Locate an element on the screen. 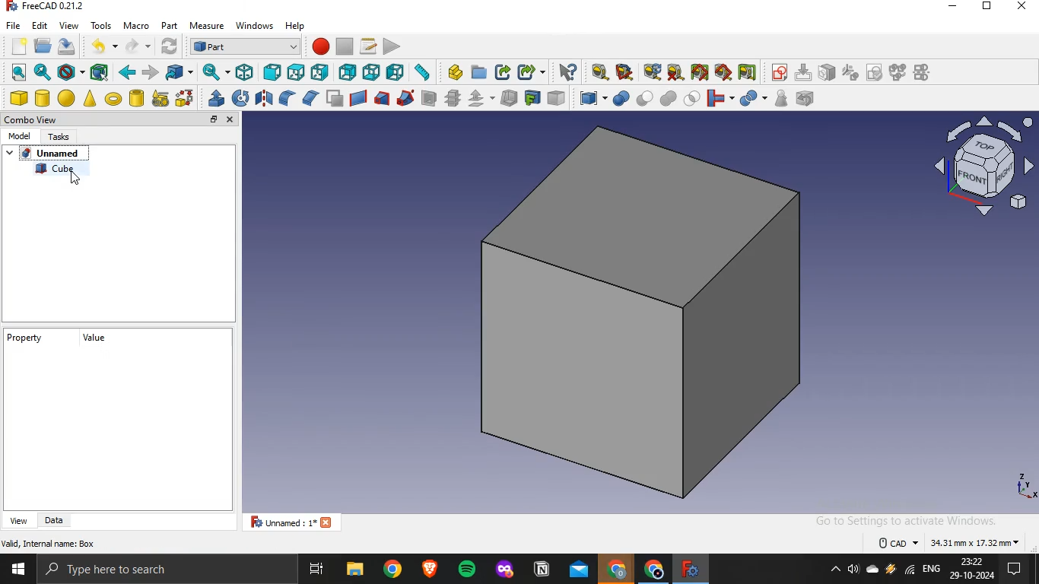  bounding box is located at coordinates (100, 72).